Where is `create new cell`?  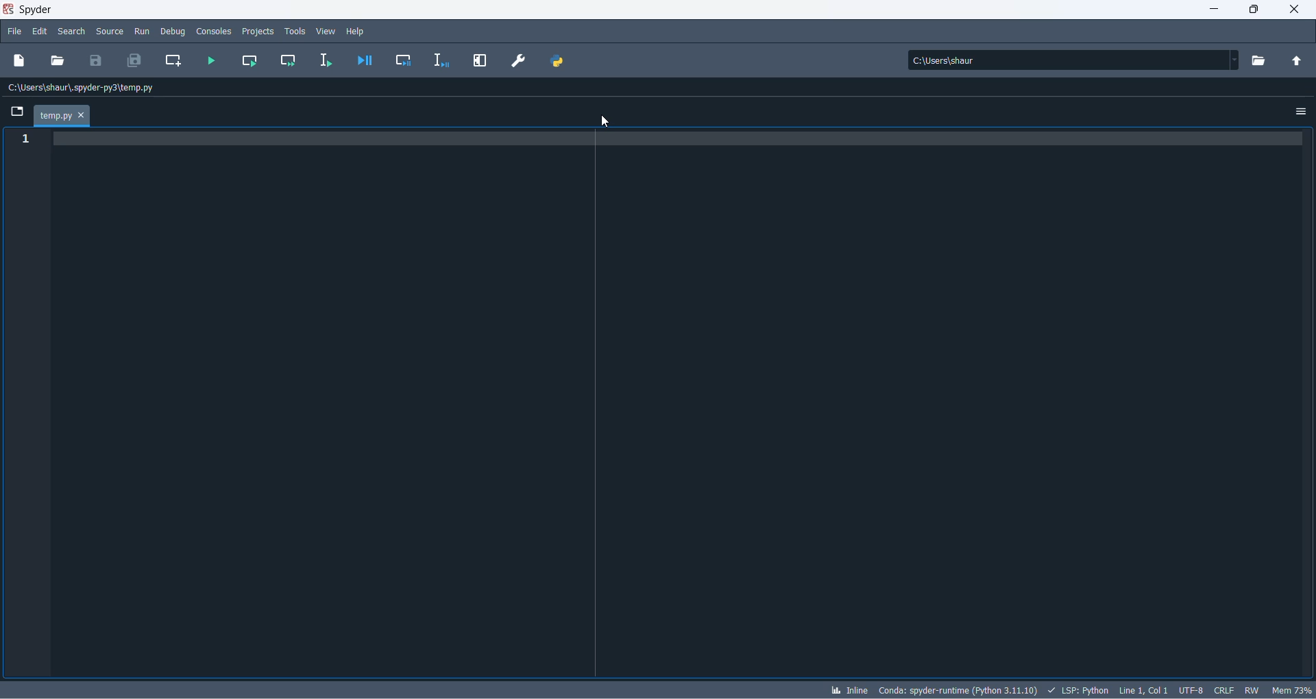
create new cell is located at coordinates (175, 62).